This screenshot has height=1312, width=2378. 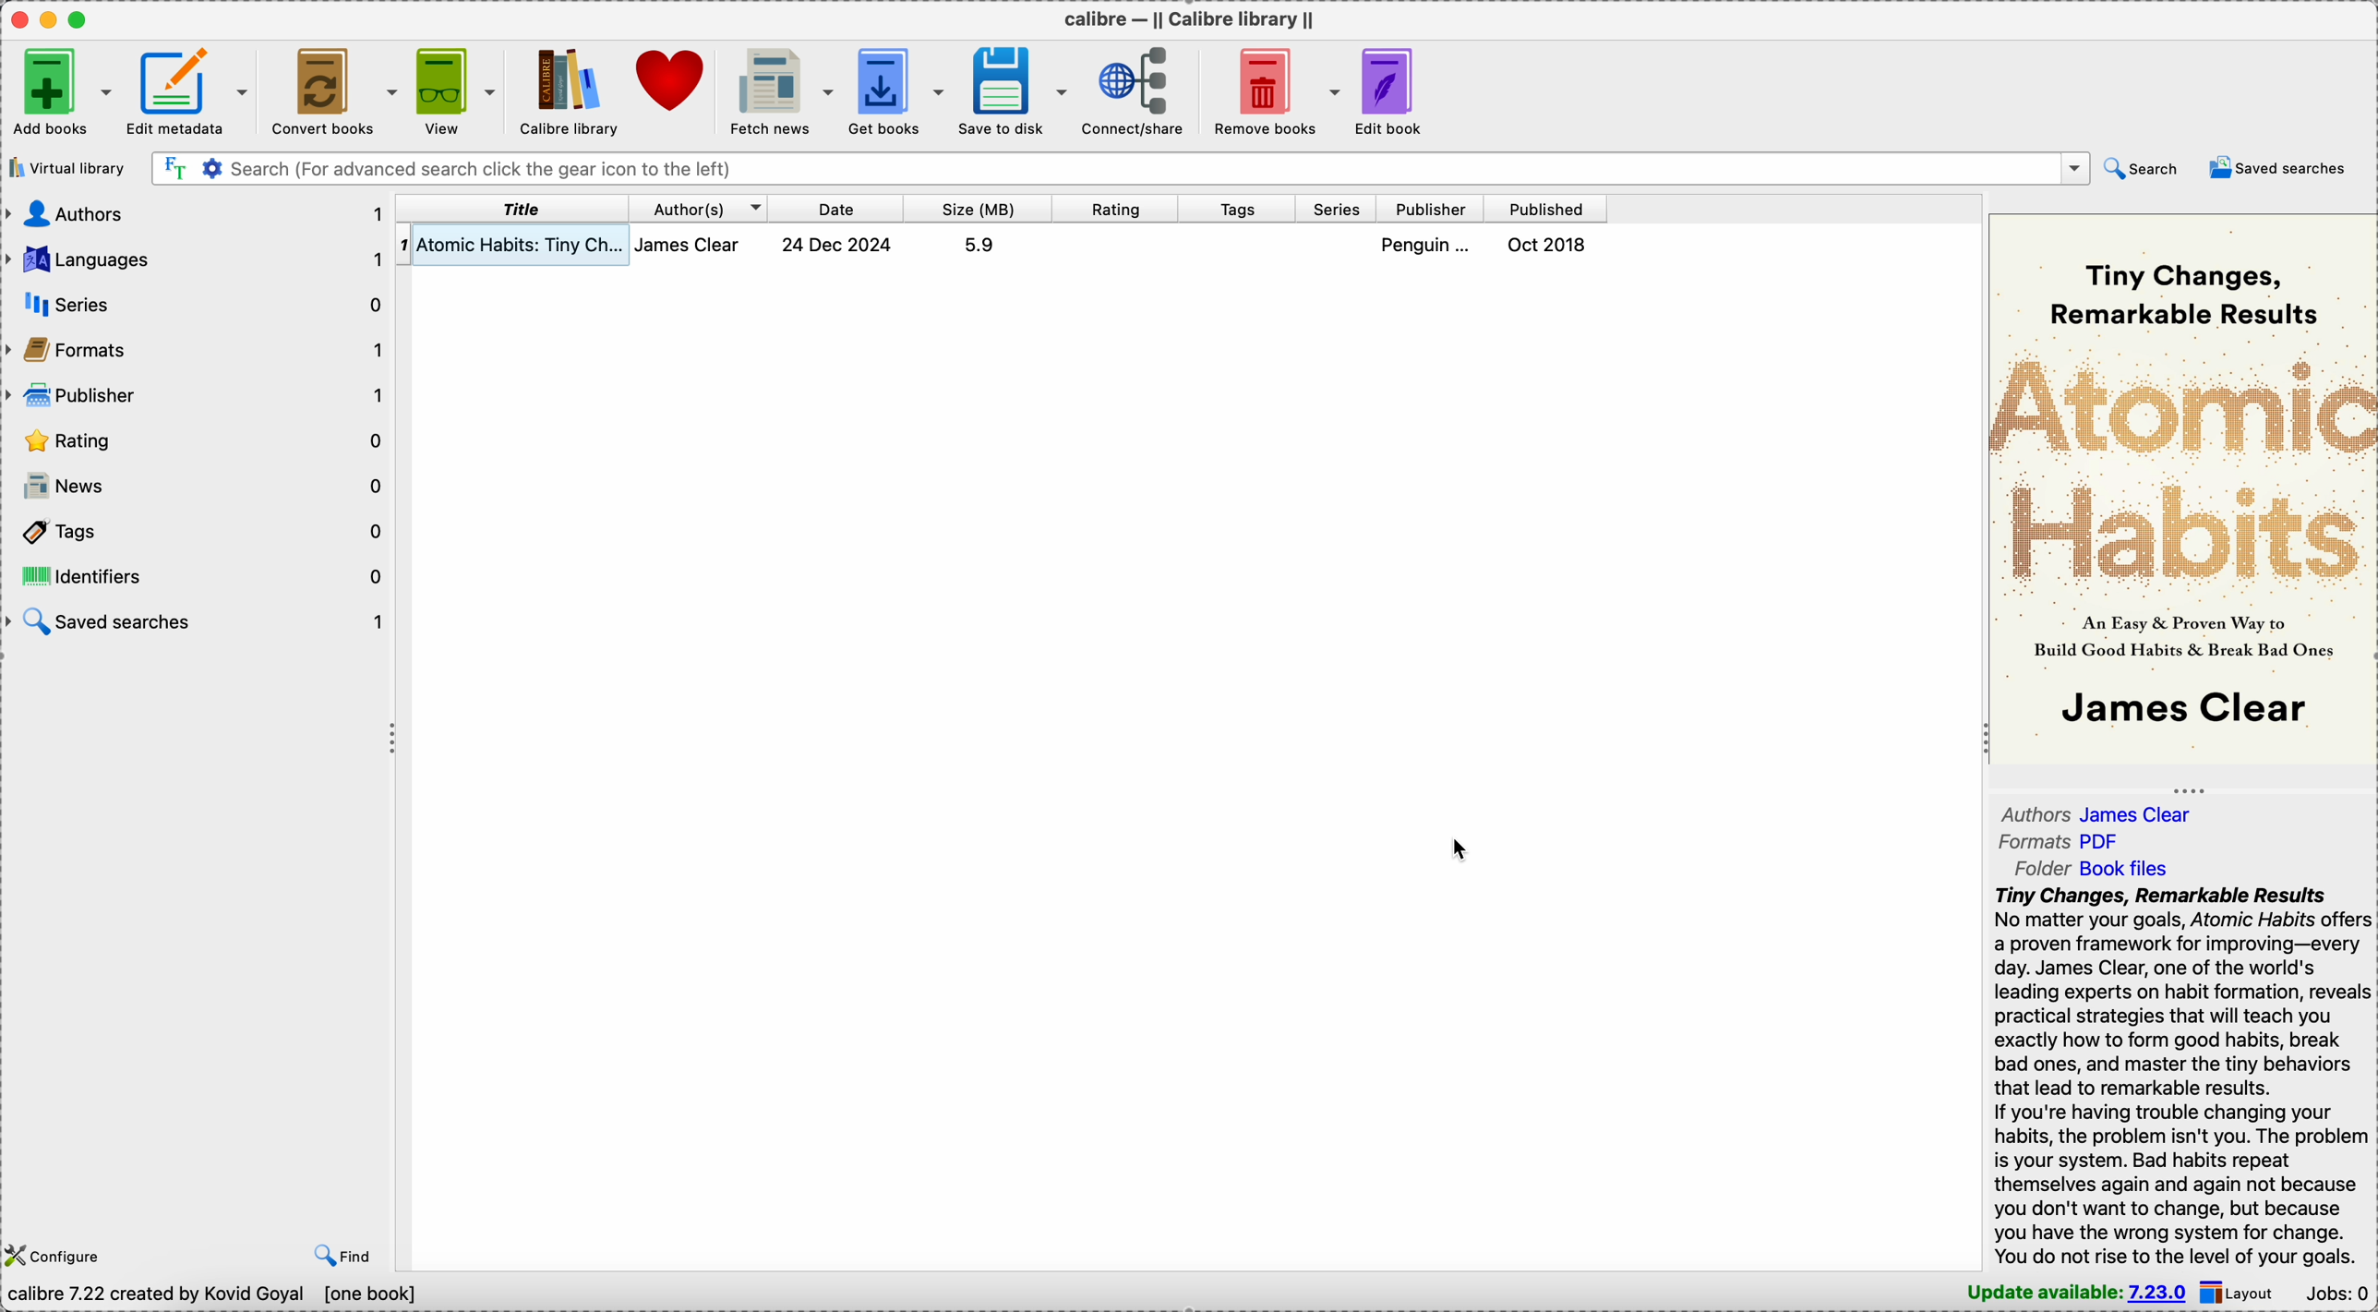 What do you see at coordinates (331, 89) in the screenshot?
I see `convert books` at bounding box center [331, 89].